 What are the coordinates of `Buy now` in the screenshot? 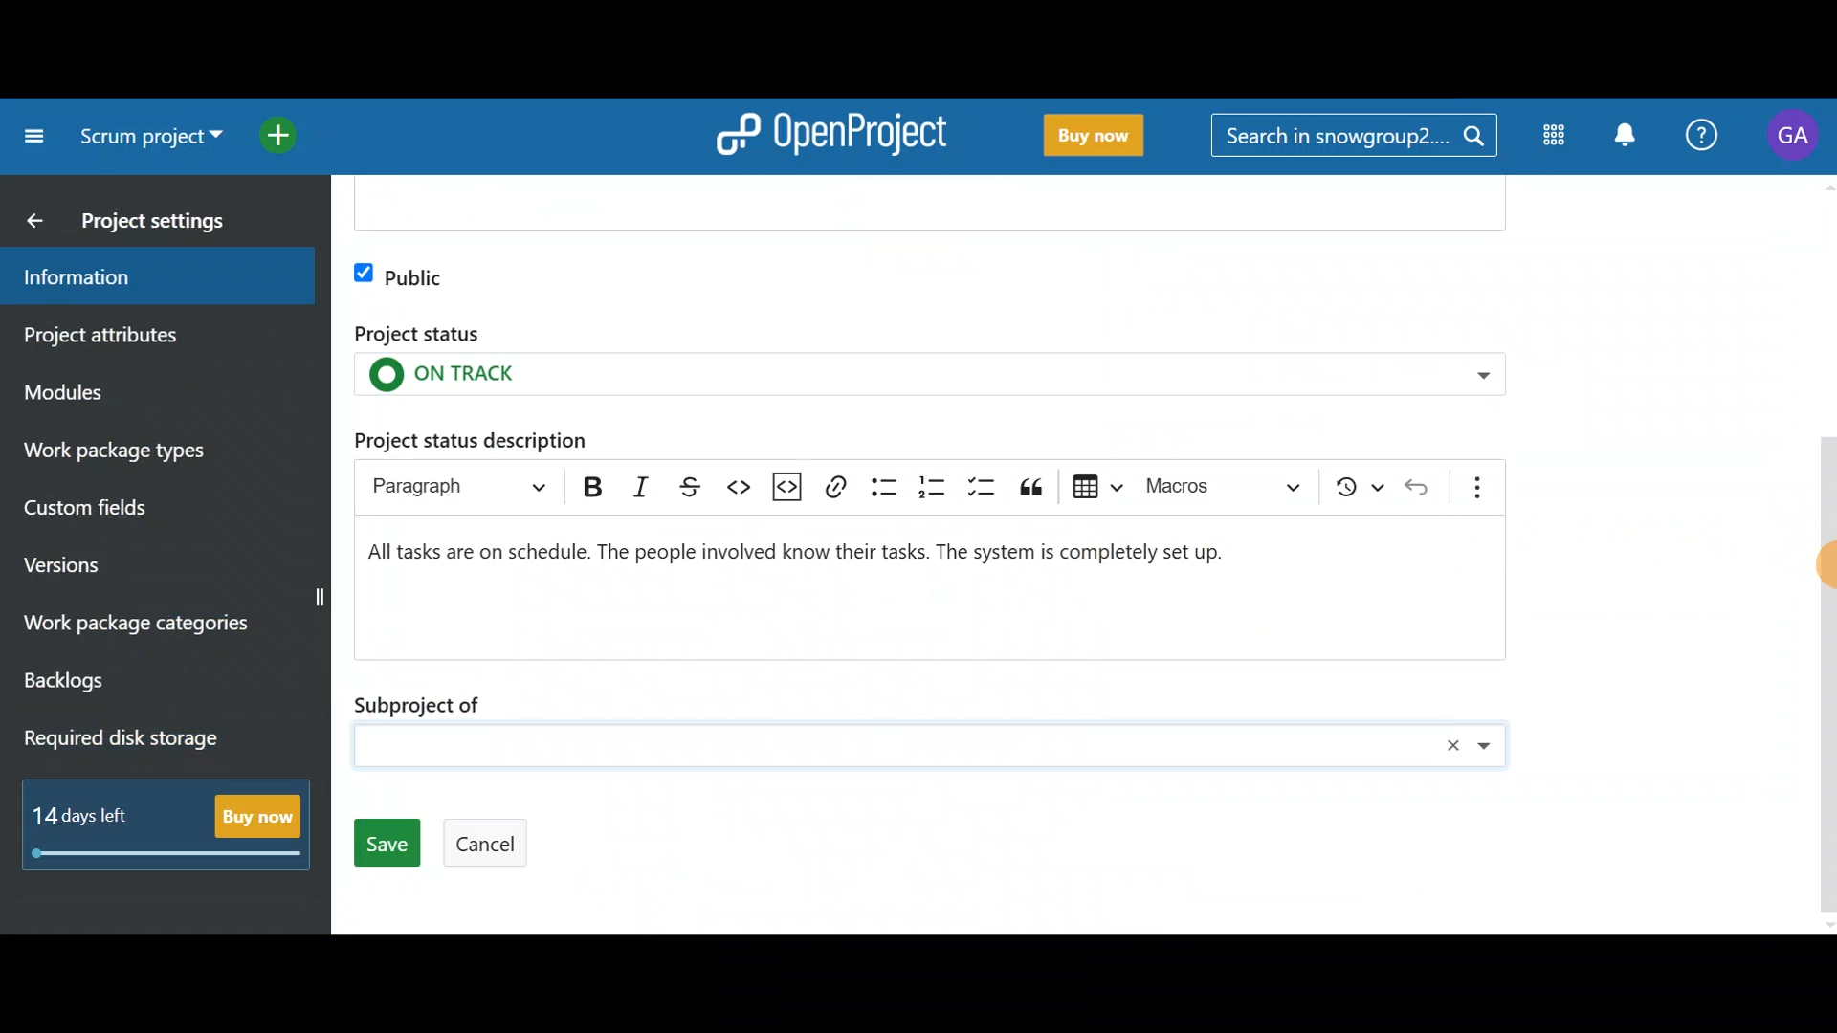 It's located at (1107, 137).